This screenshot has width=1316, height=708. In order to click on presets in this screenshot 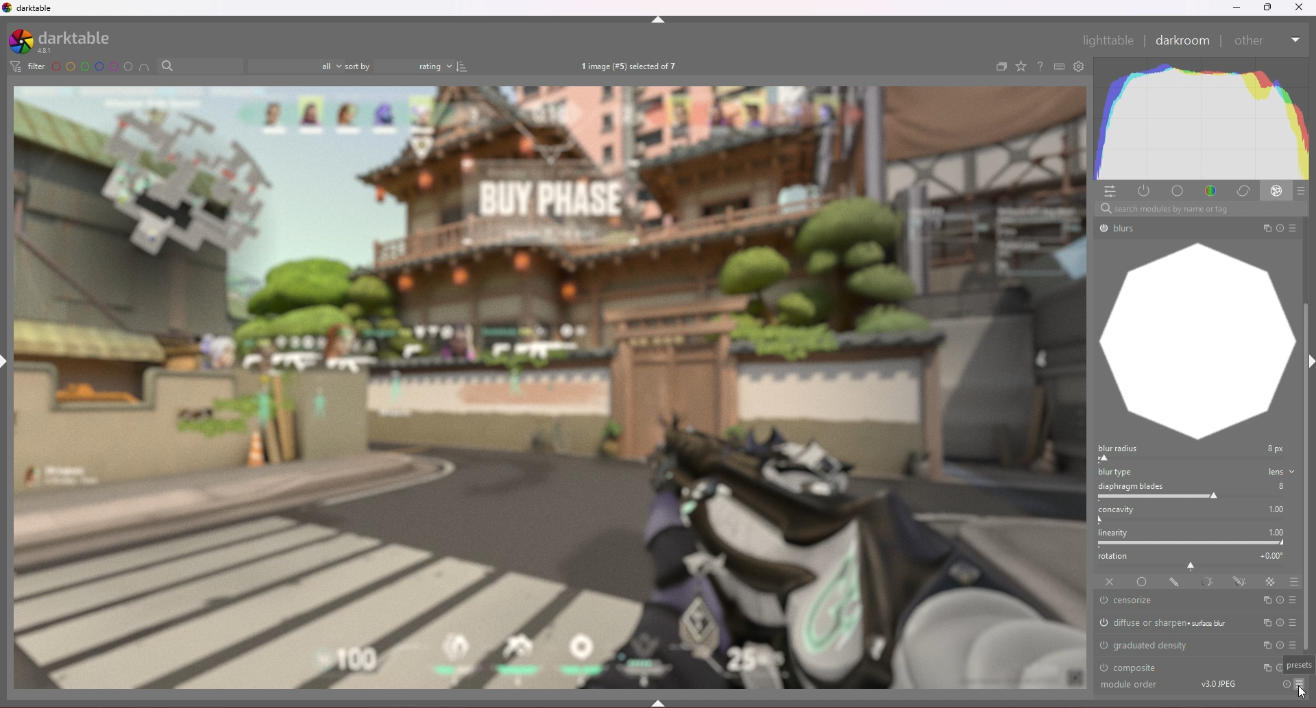, I will do `click(1293, 645)`.